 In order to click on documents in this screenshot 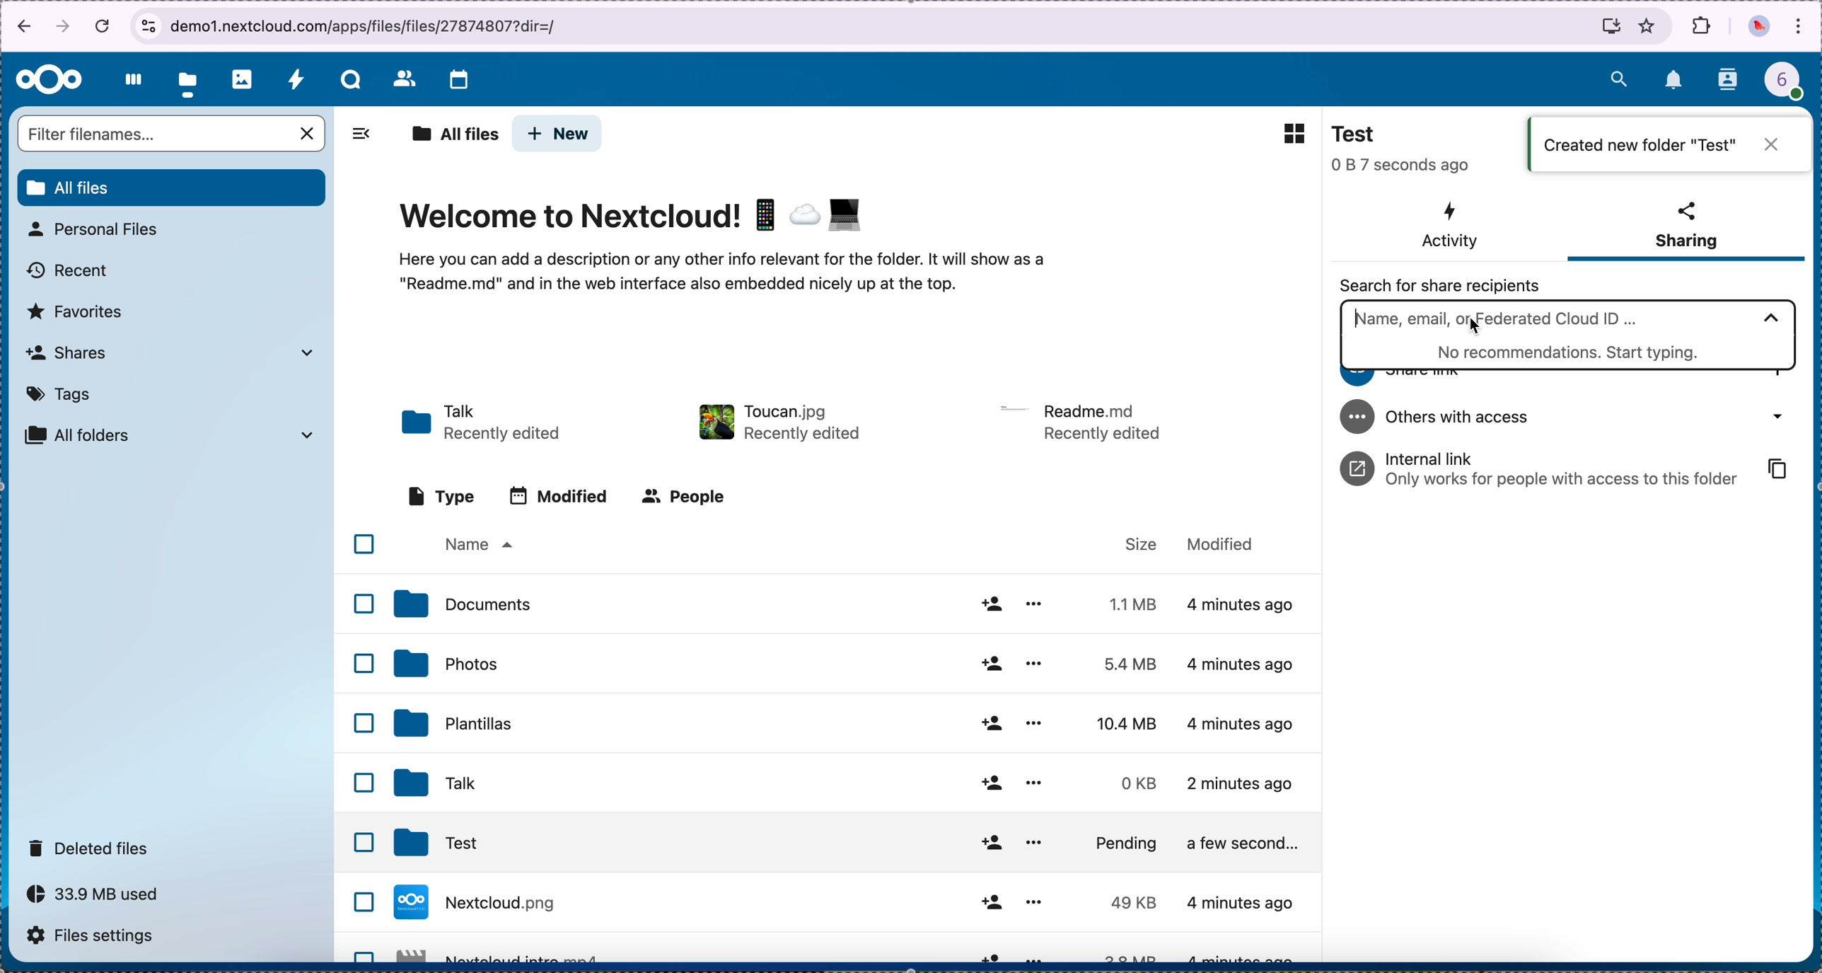, I will do `click(852, 606)`.